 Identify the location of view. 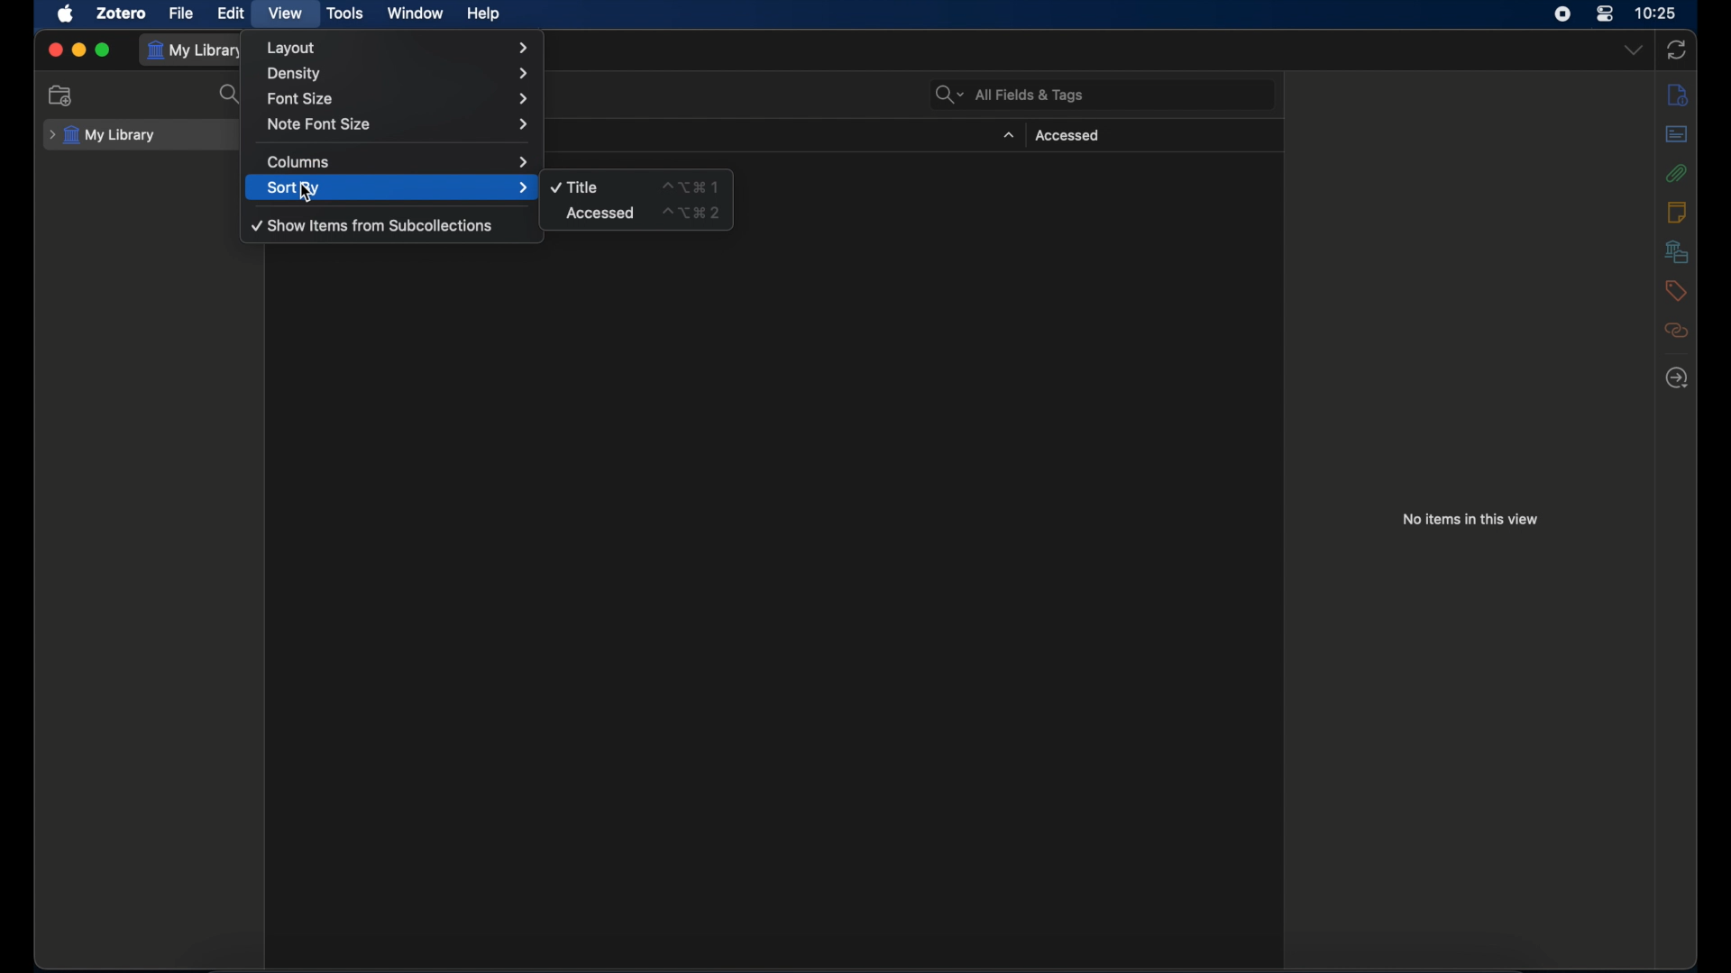
(285, 13).